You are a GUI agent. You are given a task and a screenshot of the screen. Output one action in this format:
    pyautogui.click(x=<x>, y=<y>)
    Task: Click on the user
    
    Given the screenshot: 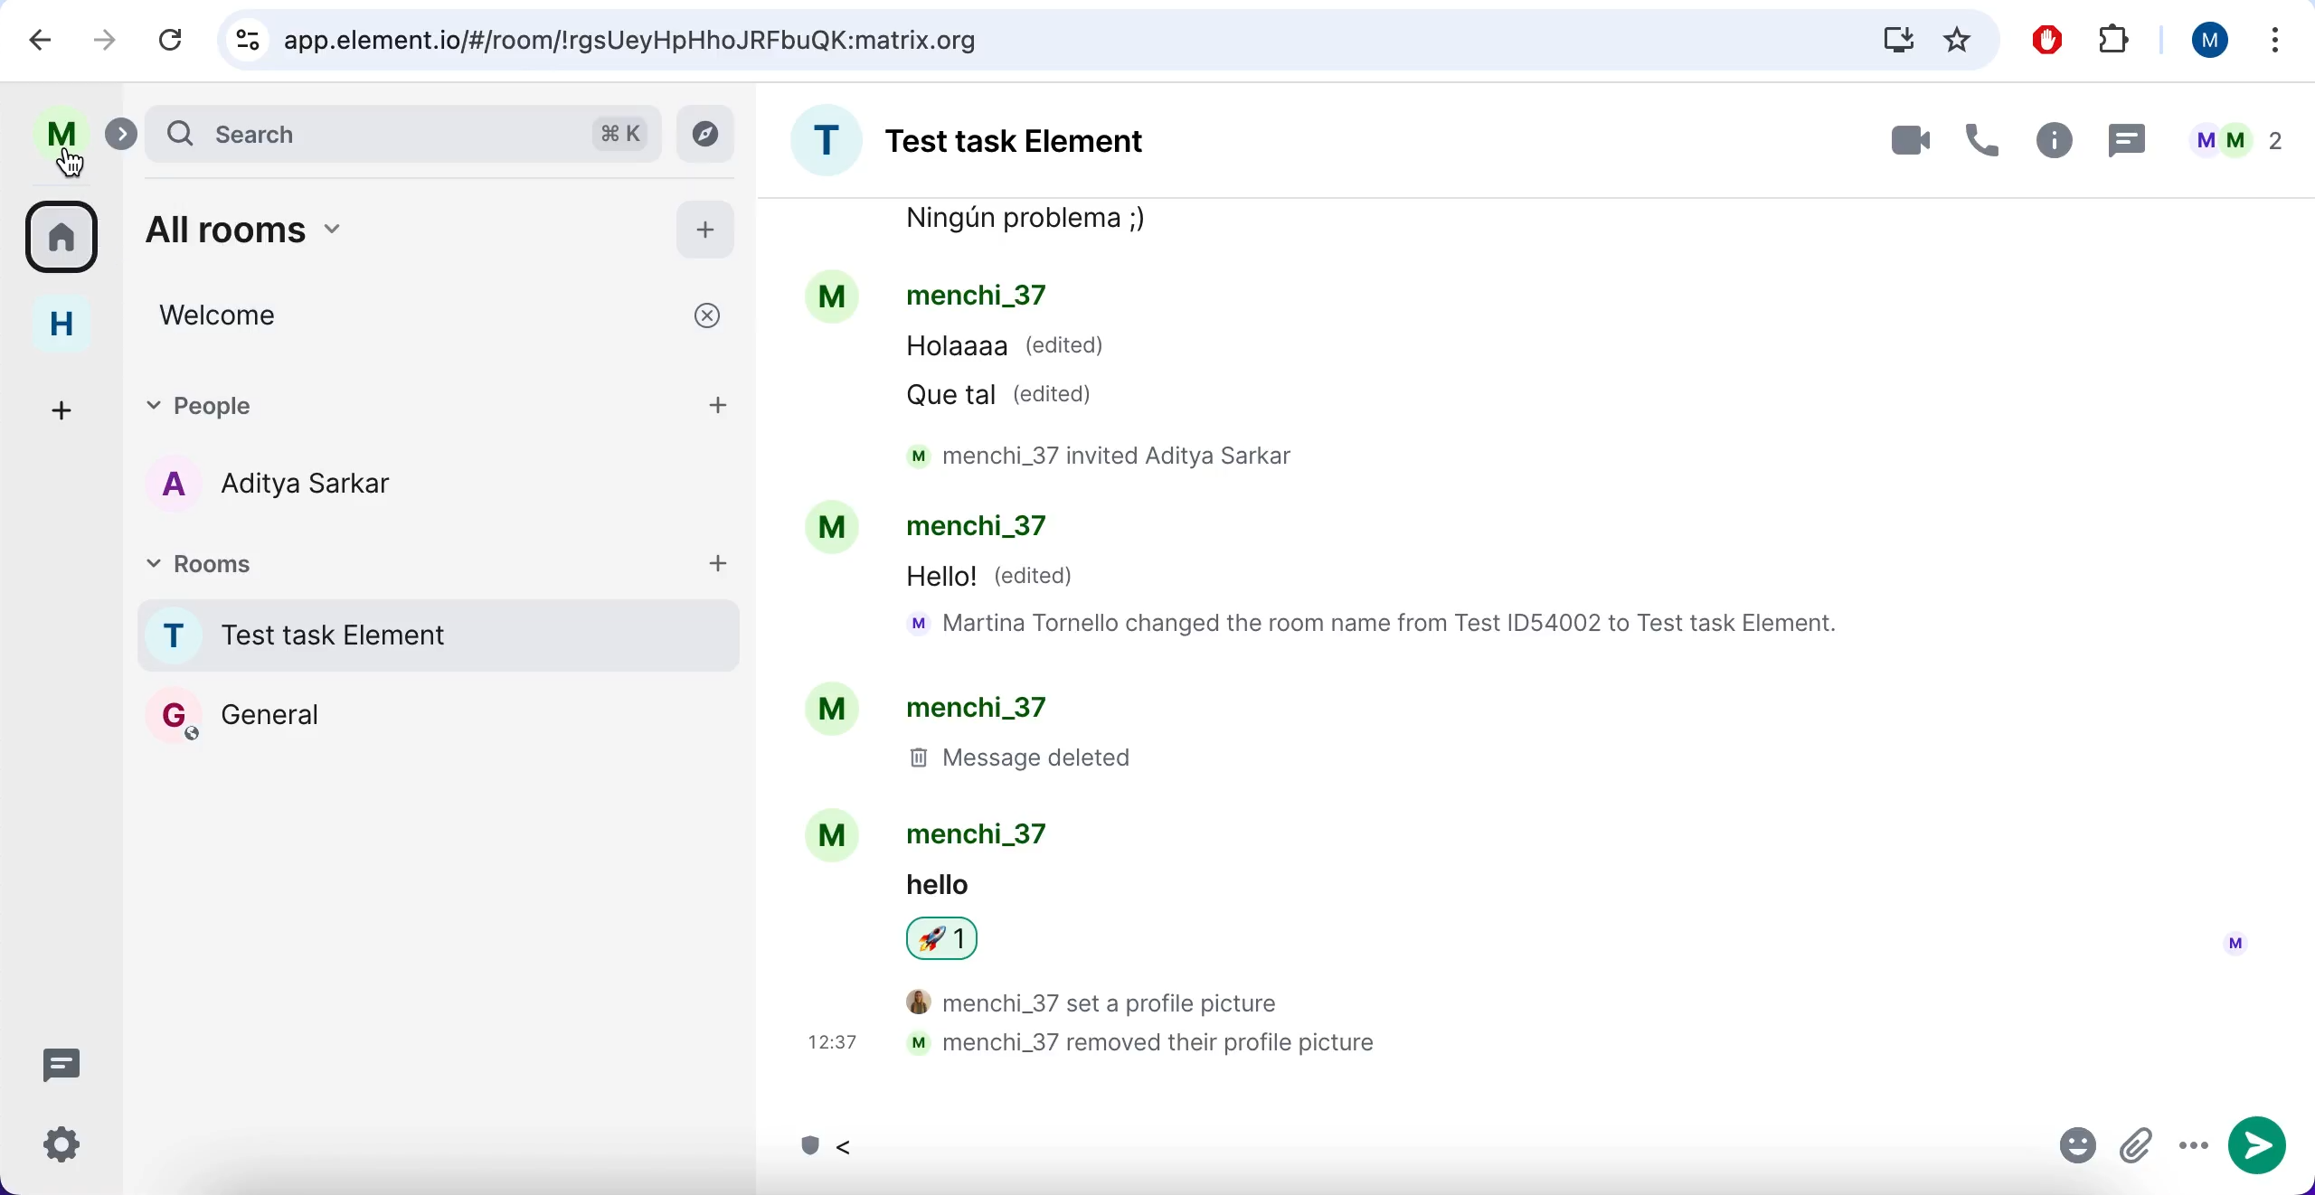 What is the action you would take?
    pyautogui.click(x=2204, y=44)
    